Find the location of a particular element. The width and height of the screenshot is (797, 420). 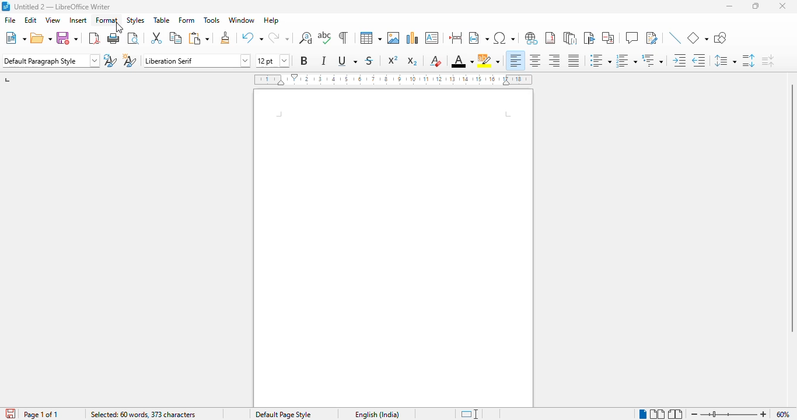

file is located at coordinates (11, 20).